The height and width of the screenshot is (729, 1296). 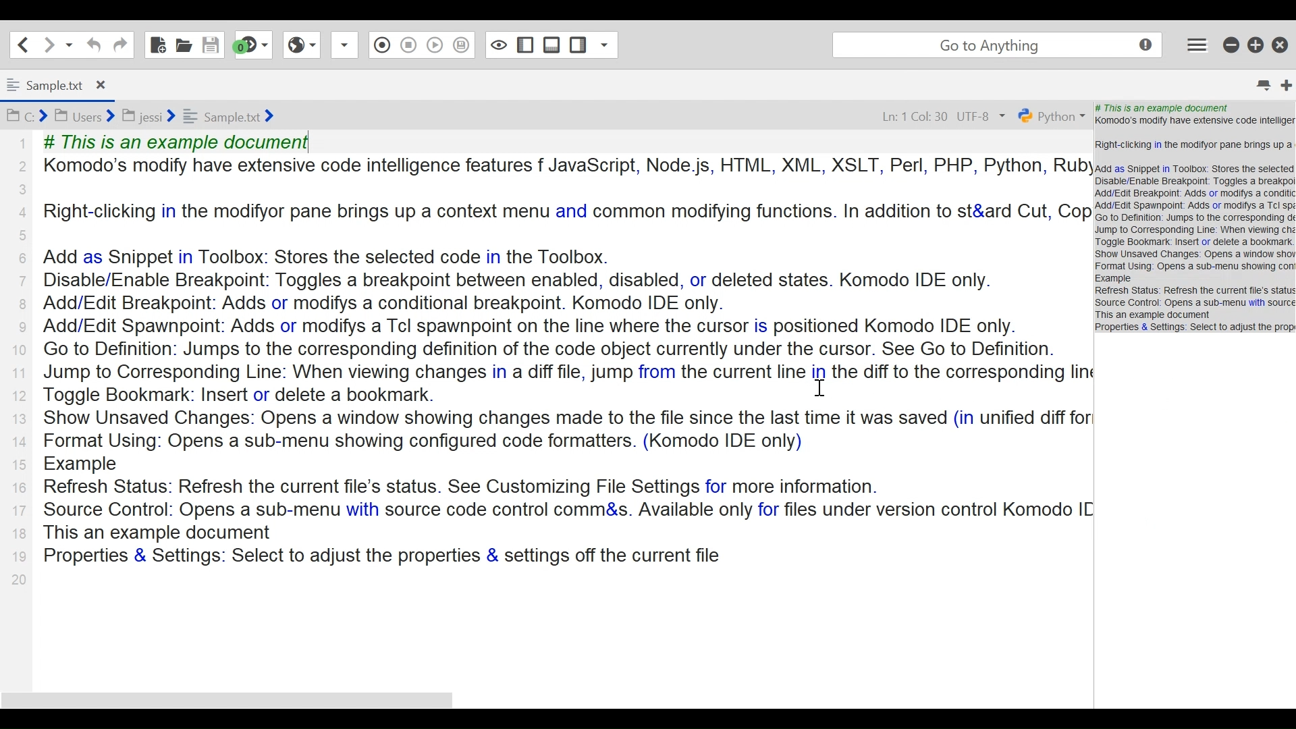 I want to click on Show/Hide Left pane, so click(x=500, y=45).